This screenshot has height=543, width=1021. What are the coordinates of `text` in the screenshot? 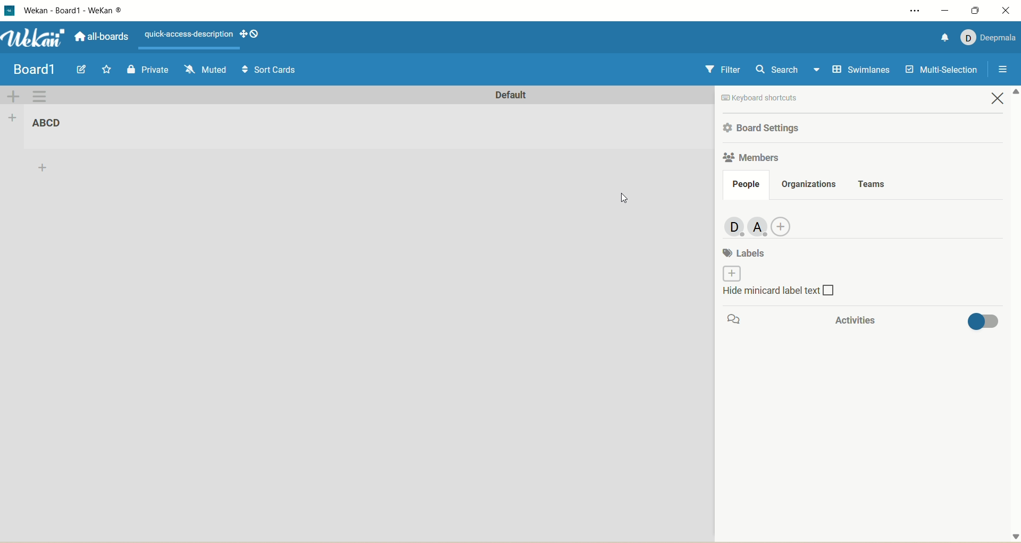 It's located at (186, 33).